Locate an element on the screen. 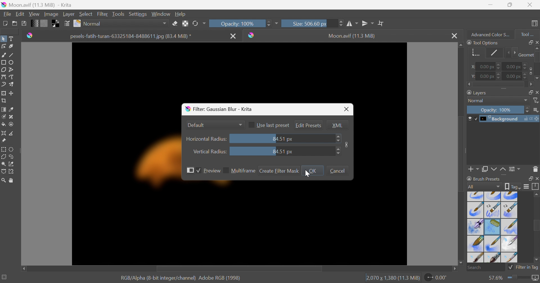 This screenshot has width=540, height=283. Scroll down is located at coordinates (537, 261).